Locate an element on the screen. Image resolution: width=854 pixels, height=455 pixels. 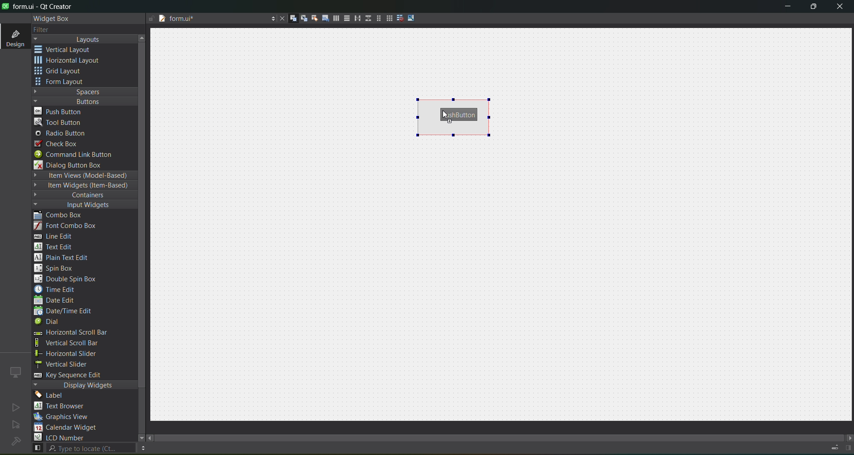
label is located at coordinates (52, 395).